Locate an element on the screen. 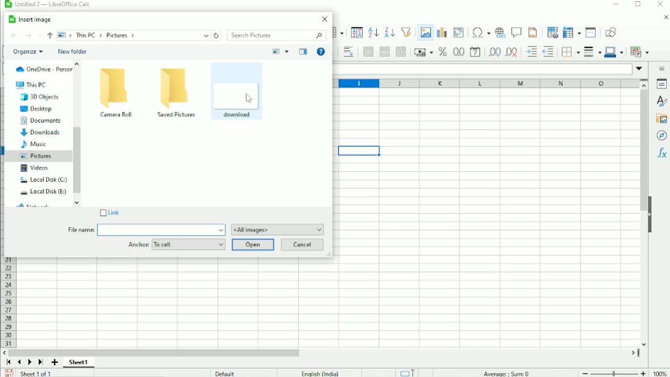 The width and height of the screenshot is (670, 377). Insert chart is located at coordinates (441, 30).